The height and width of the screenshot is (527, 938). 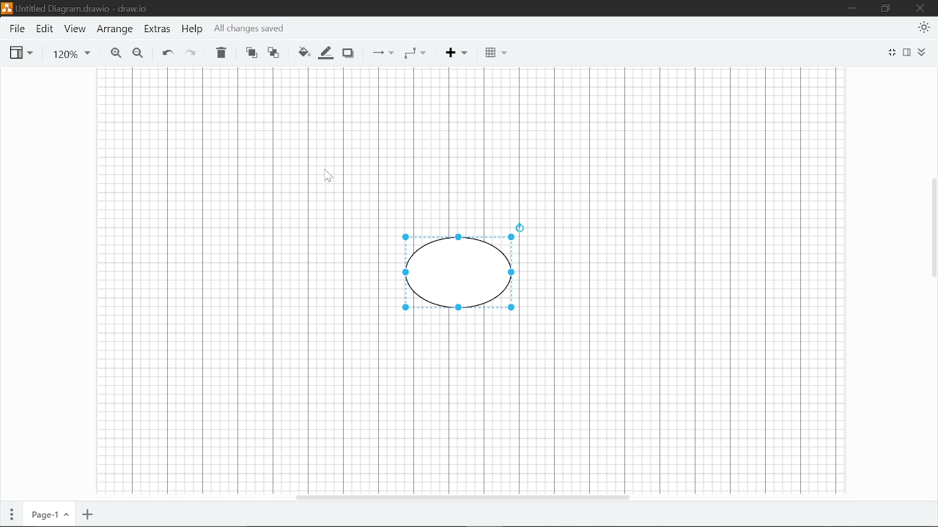 I want to click on Horizontal scrolbar, so click(x=462, y=498).